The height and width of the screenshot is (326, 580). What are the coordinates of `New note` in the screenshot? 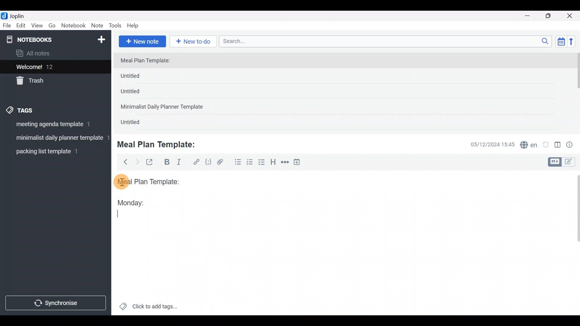 It's located at (142, 41).